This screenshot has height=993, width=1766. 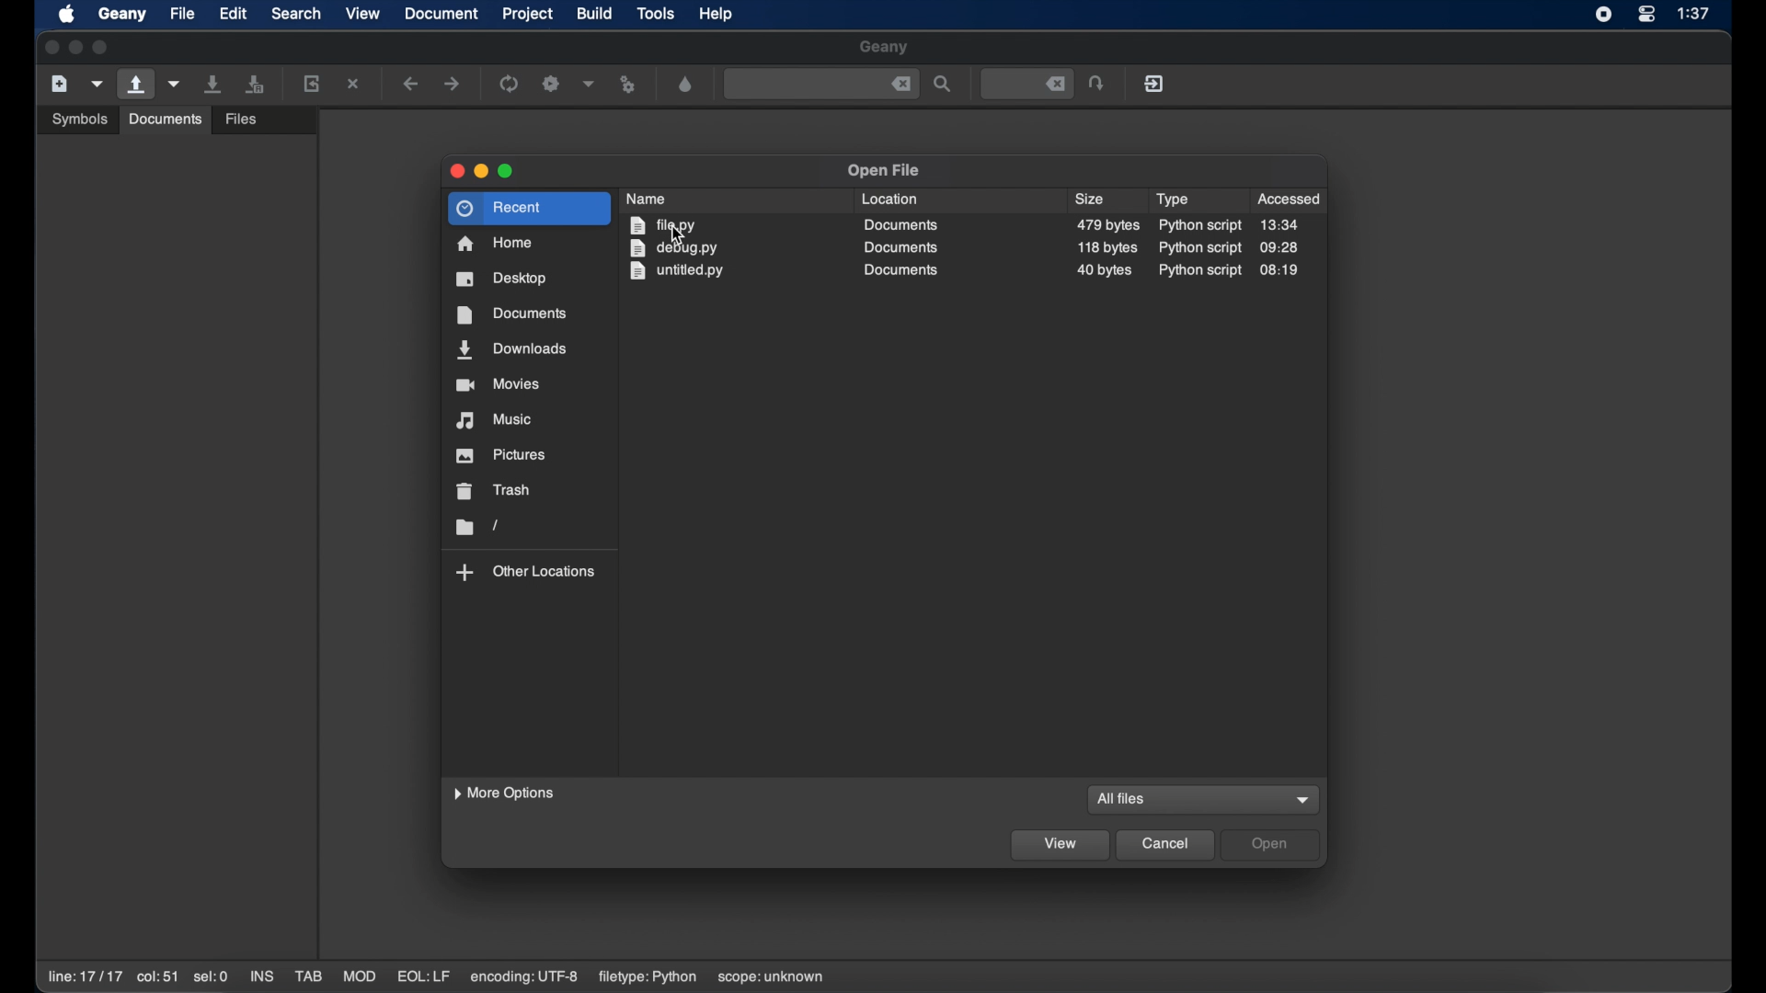 I want to click on dropdown, so click(x=1304, y=800).